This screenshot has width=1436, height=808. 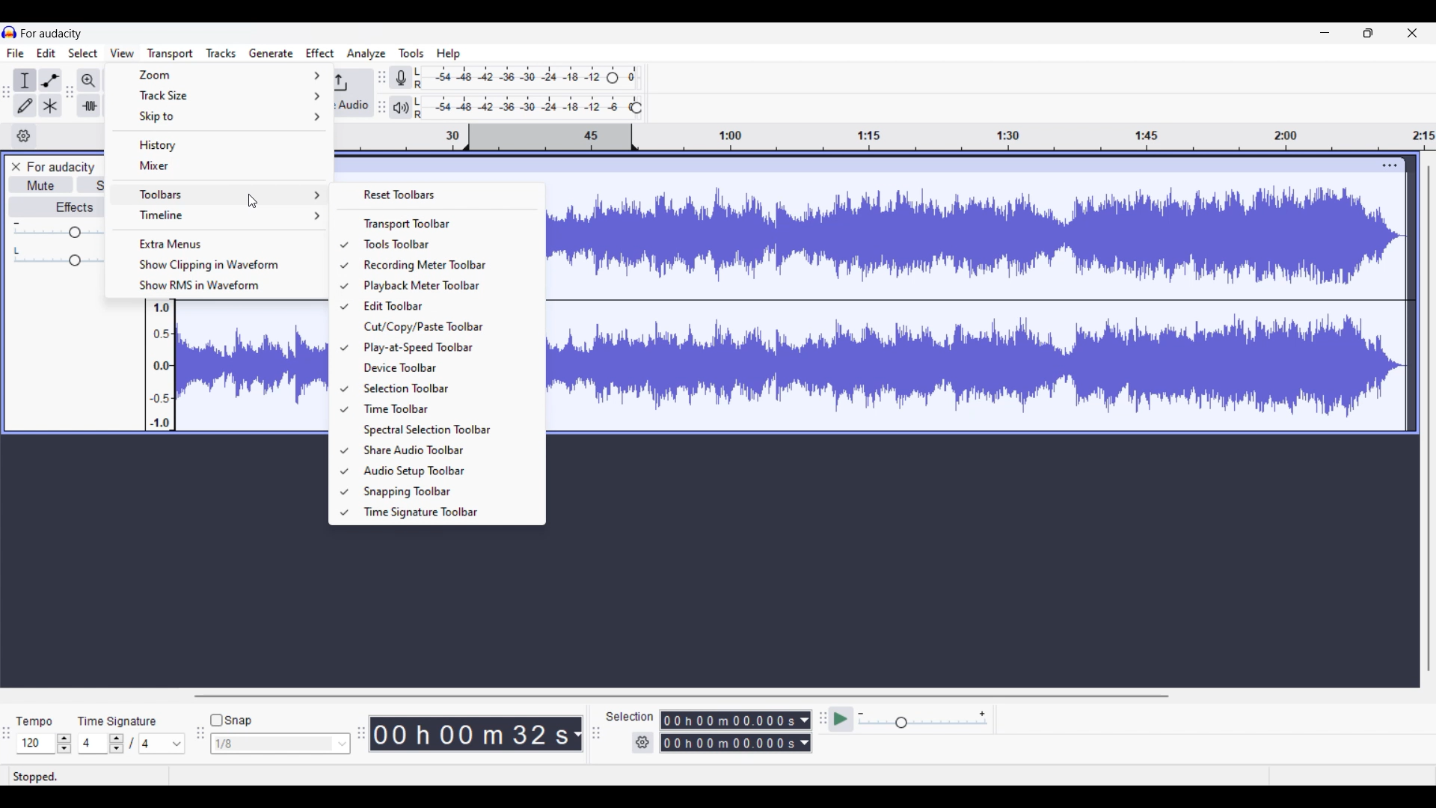 What do you see at coordinates (1412, 33) in the screenshot?
I see `Close interface` at bounding box center [1412, 33].